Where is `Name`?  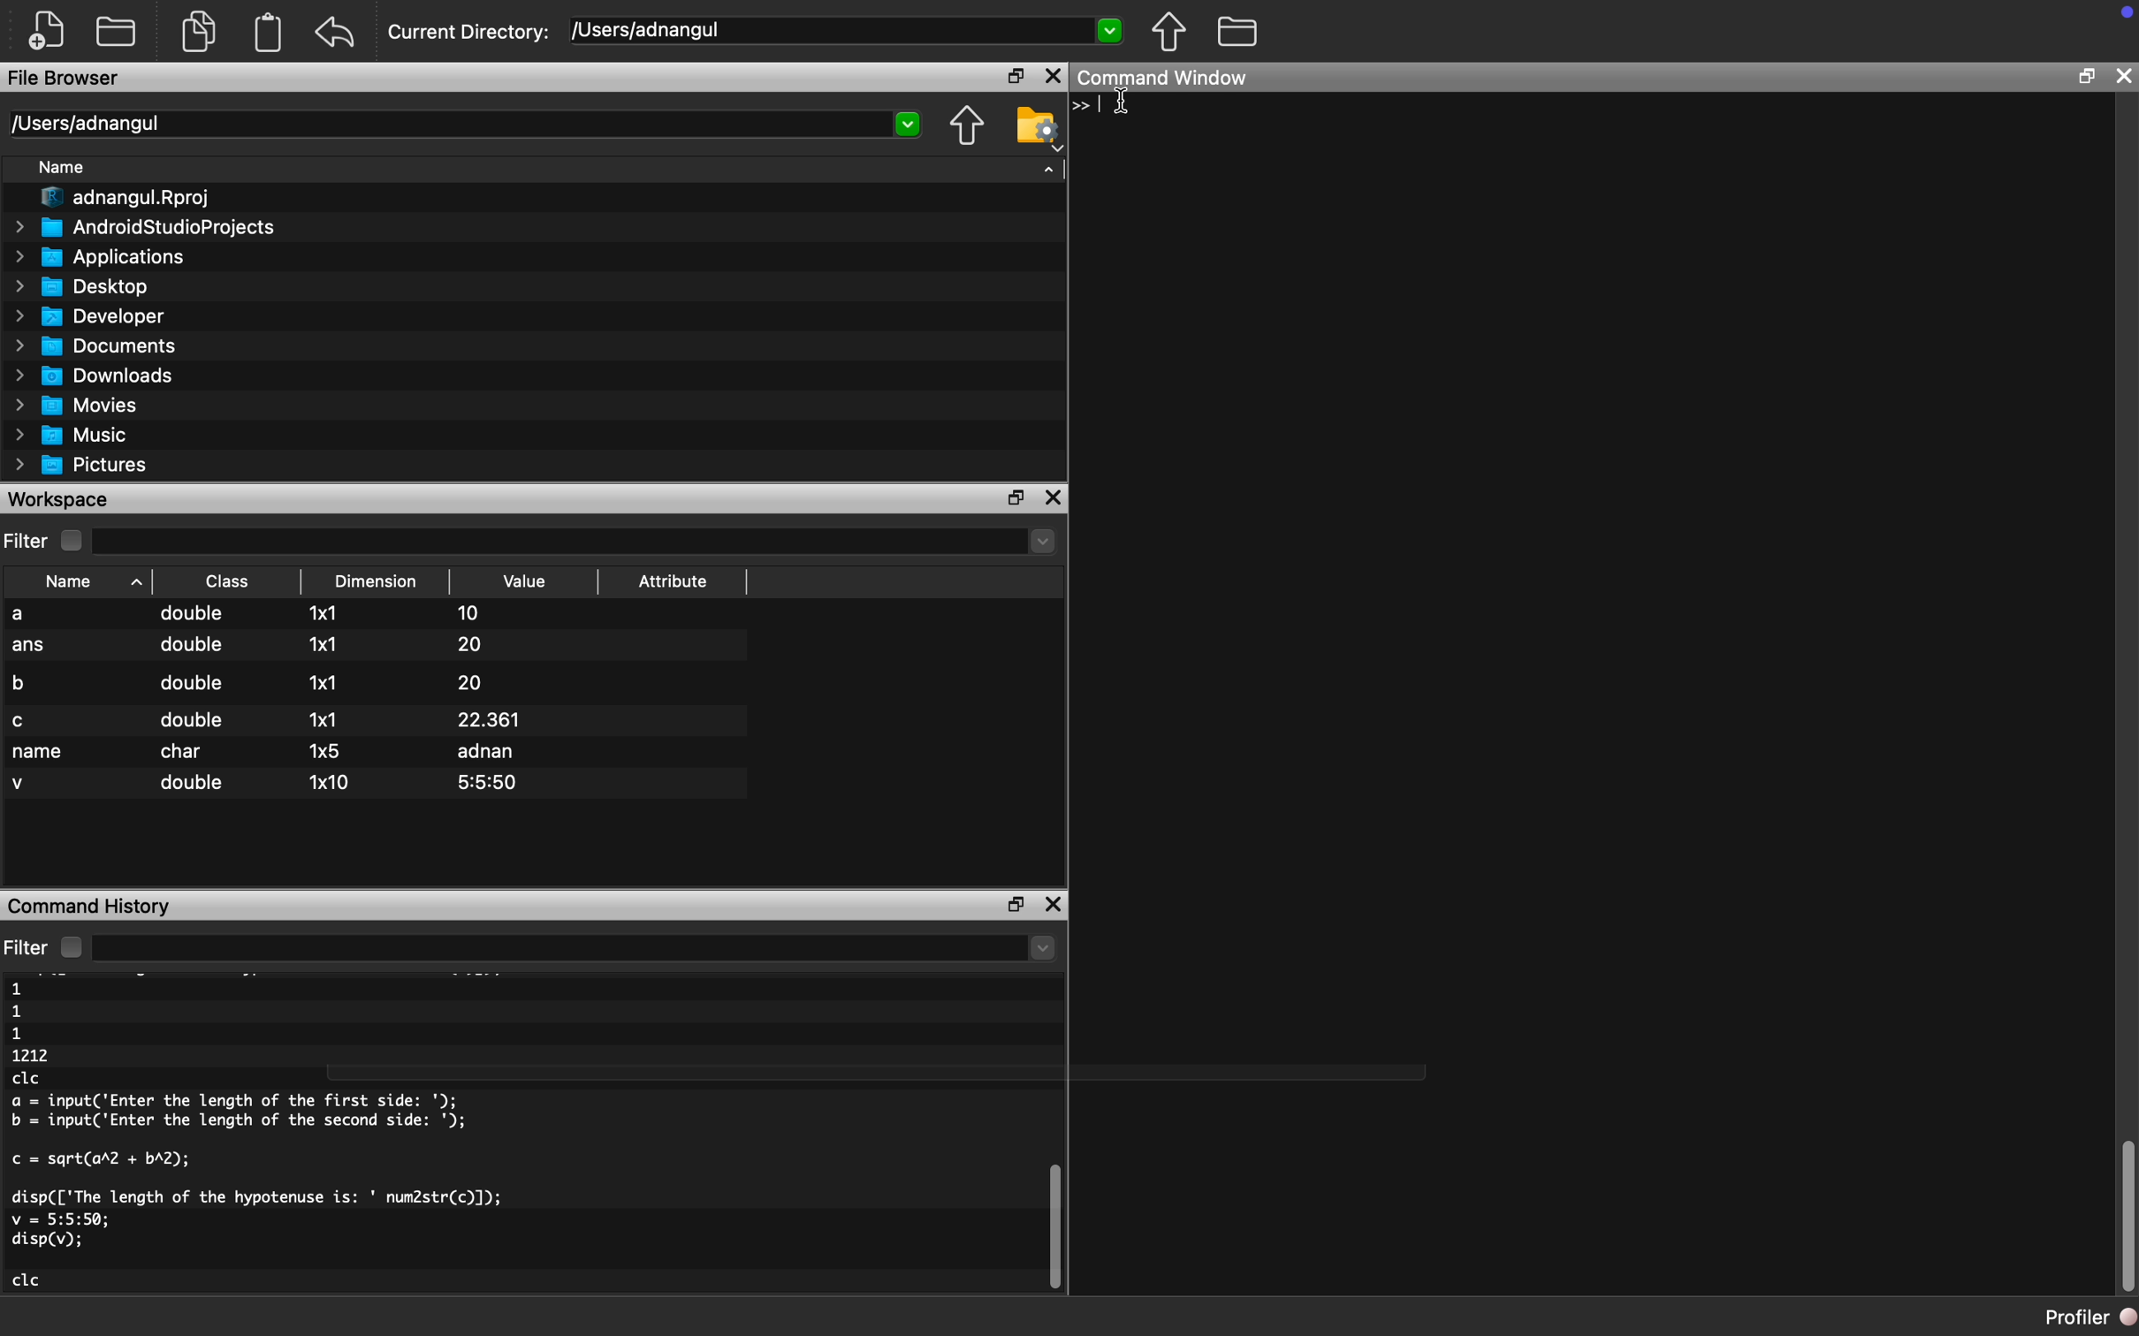
Name is located at coordinates (60, 166).